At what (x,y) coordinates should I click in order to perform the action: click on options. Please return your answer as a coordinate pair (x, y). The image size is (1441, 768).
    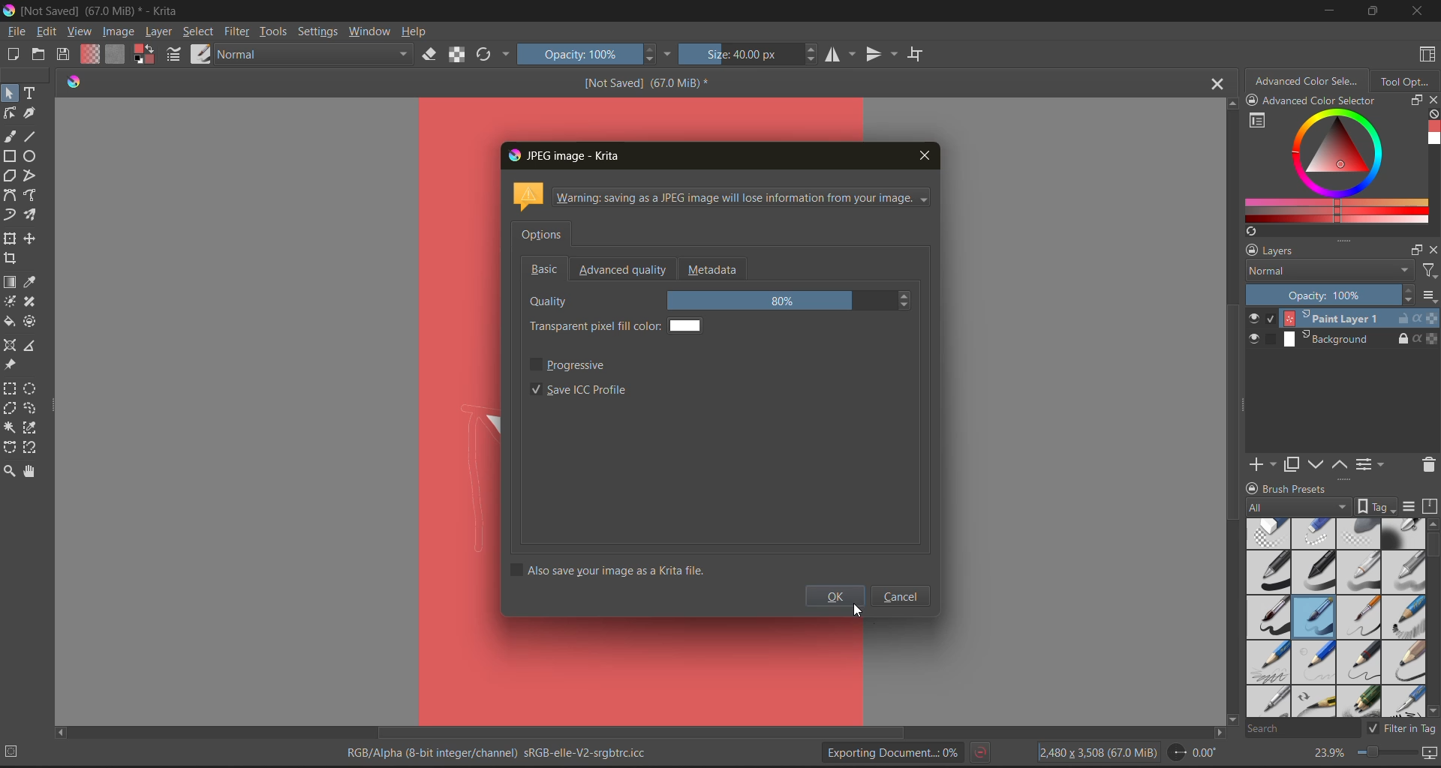
    Looking at the image, I should click on (541, 235).